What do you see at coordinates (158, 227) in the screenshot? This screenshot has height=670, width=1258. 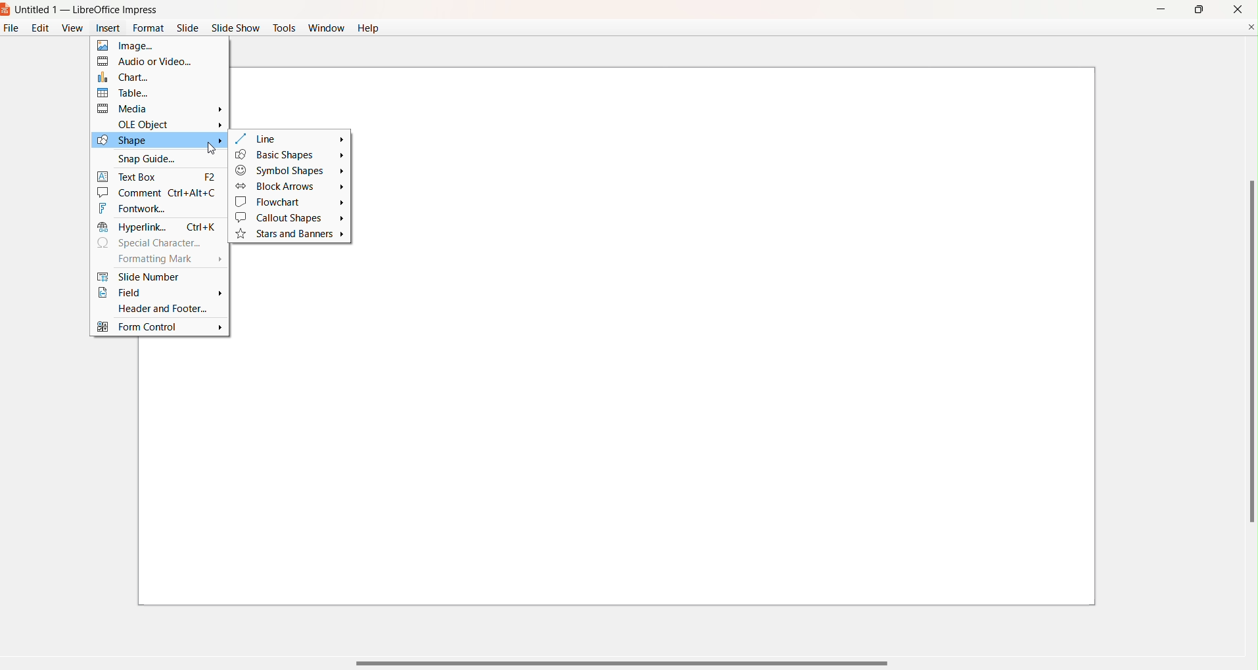 I see `Hyperlink` at bounding box center [158, 227].